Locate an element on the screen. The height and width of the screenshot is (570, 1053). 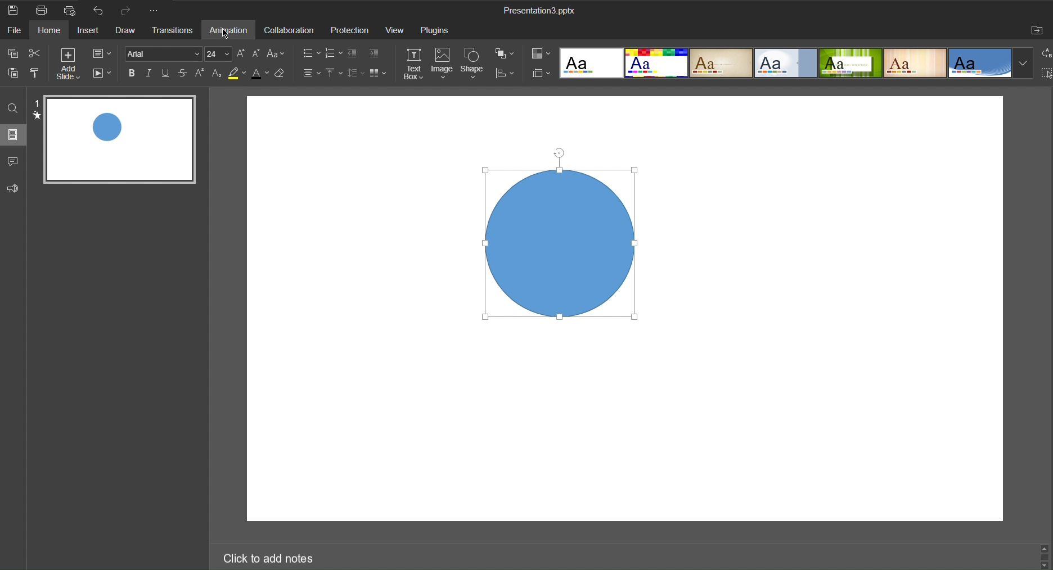
Font Size is located at coordinates (258, 54).